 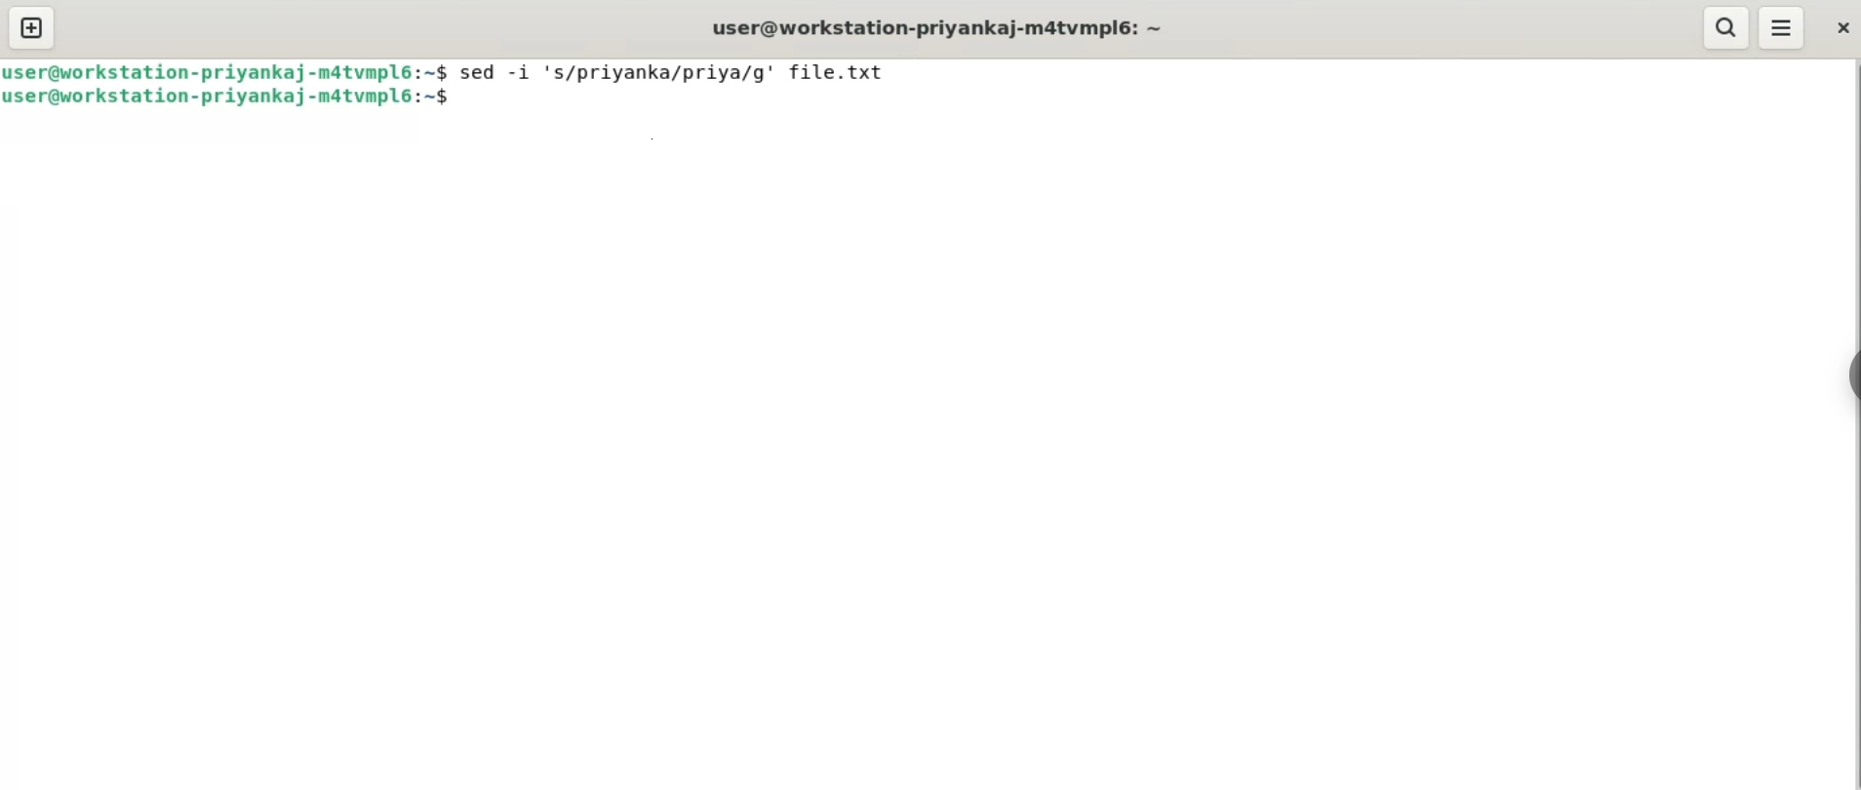 I want to click on user@workstation-priyankaj-m4tvmplé: ~, so click(x=941, y=29).